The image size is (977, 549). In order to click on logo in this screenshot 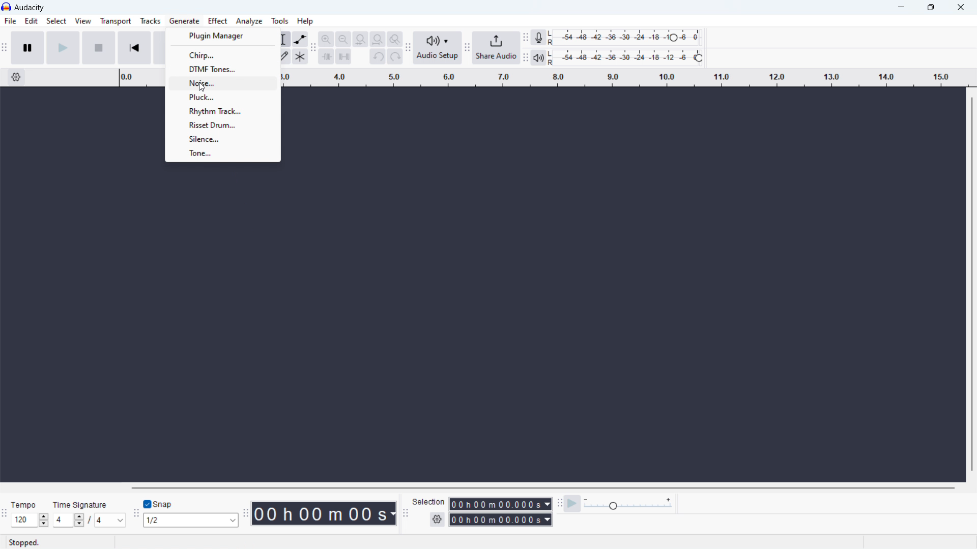, I will do `click(7, 7)`.